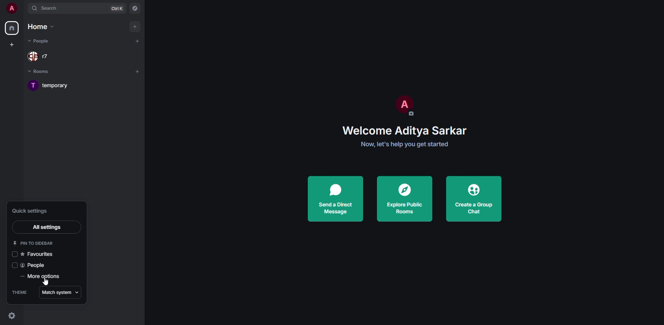 The width and height of the screenshot is (664, 325). What do you see at coordinates (43, 27) in the screenshot?
I see `home` at bounding box center [43, 27].